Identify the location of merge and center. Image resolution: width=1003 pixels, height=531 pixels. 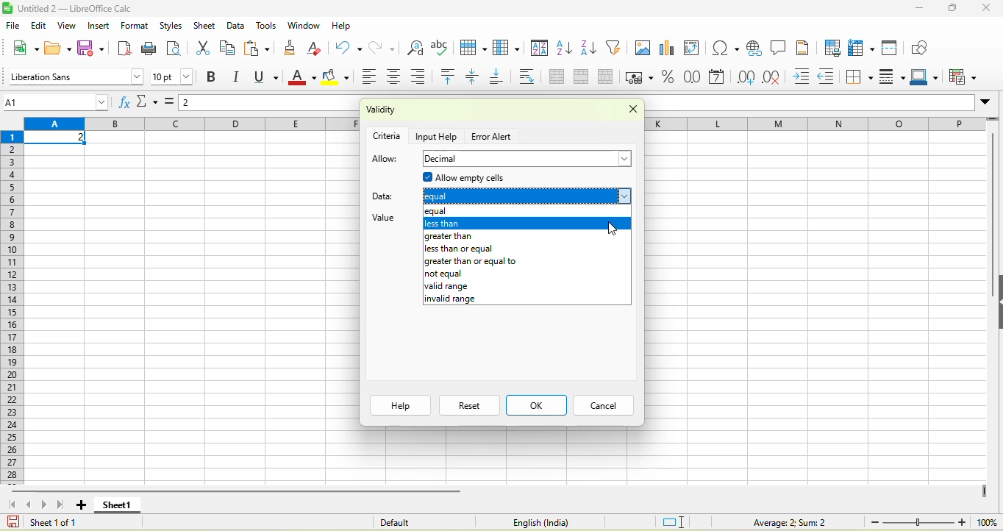
(557, 78).